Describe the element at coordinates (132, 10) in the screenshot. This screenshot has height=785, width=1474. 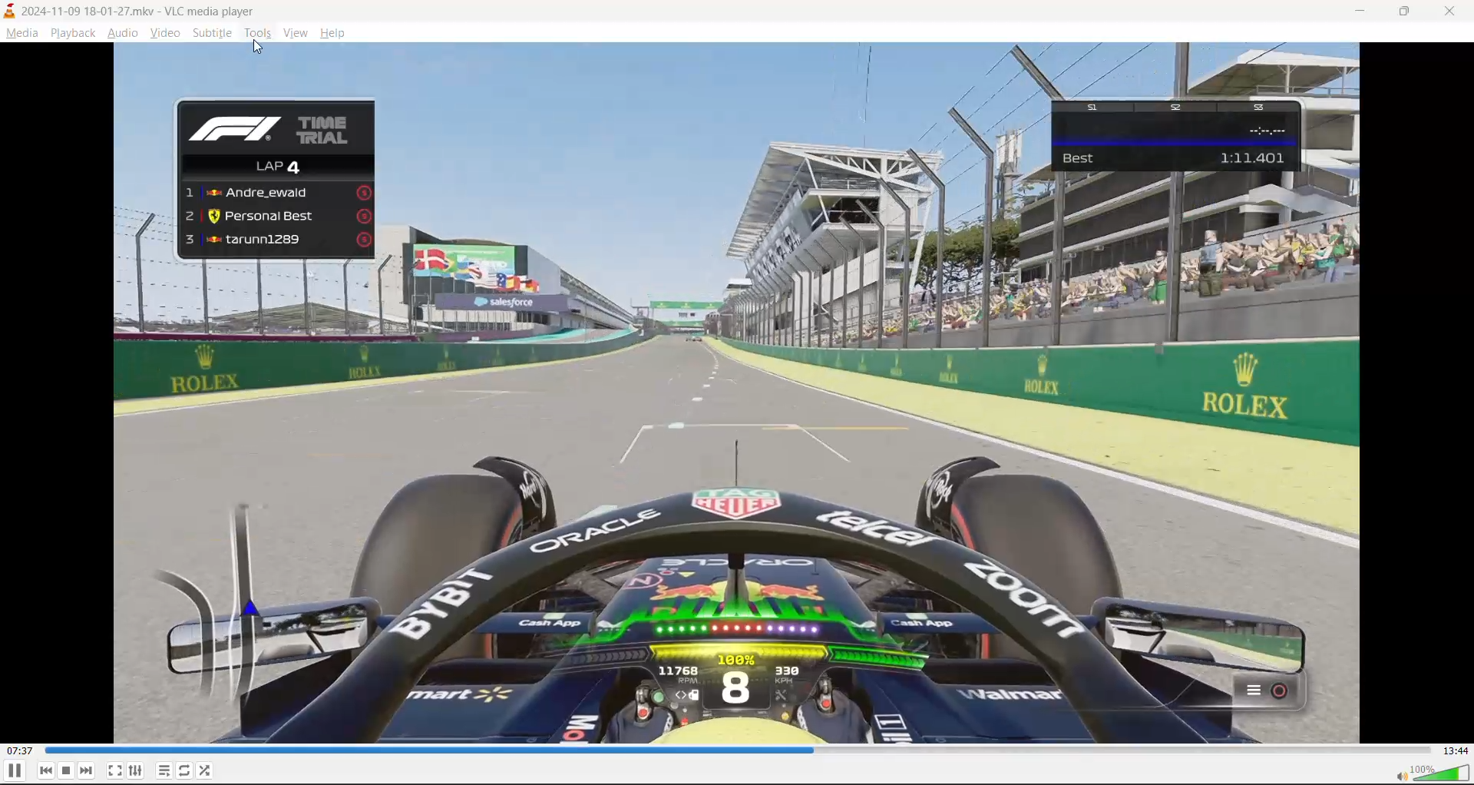
I see `track and app name` at that location.